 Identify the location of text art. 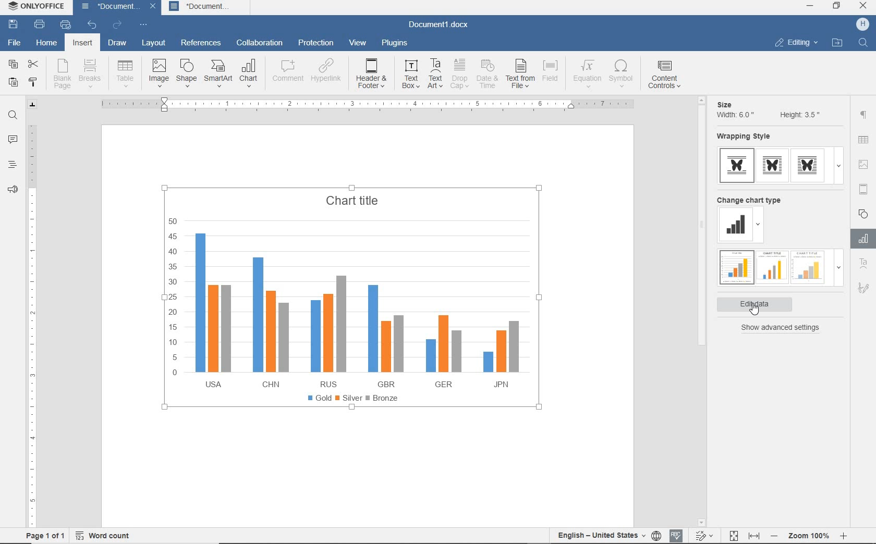
(435, 75).